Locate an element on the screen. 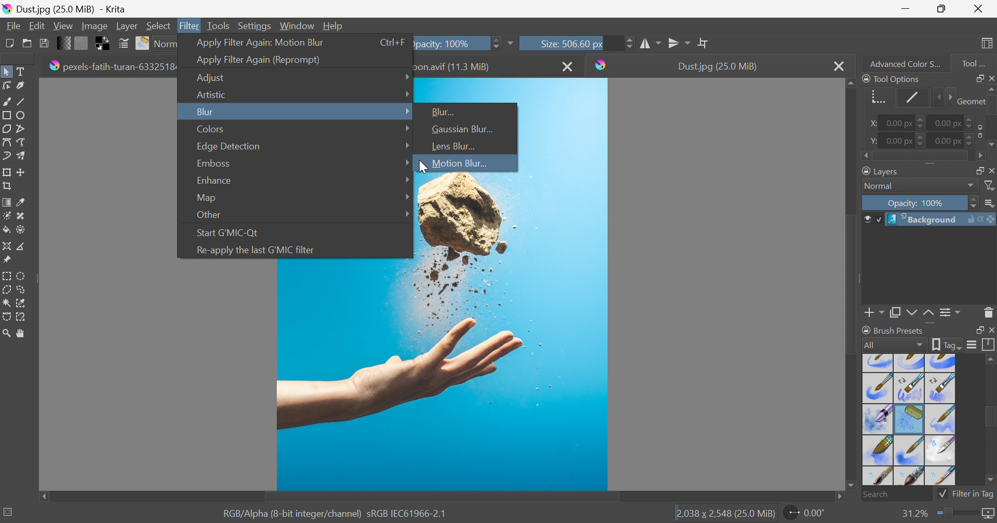  Create new document is located at coordinates (8, 43).